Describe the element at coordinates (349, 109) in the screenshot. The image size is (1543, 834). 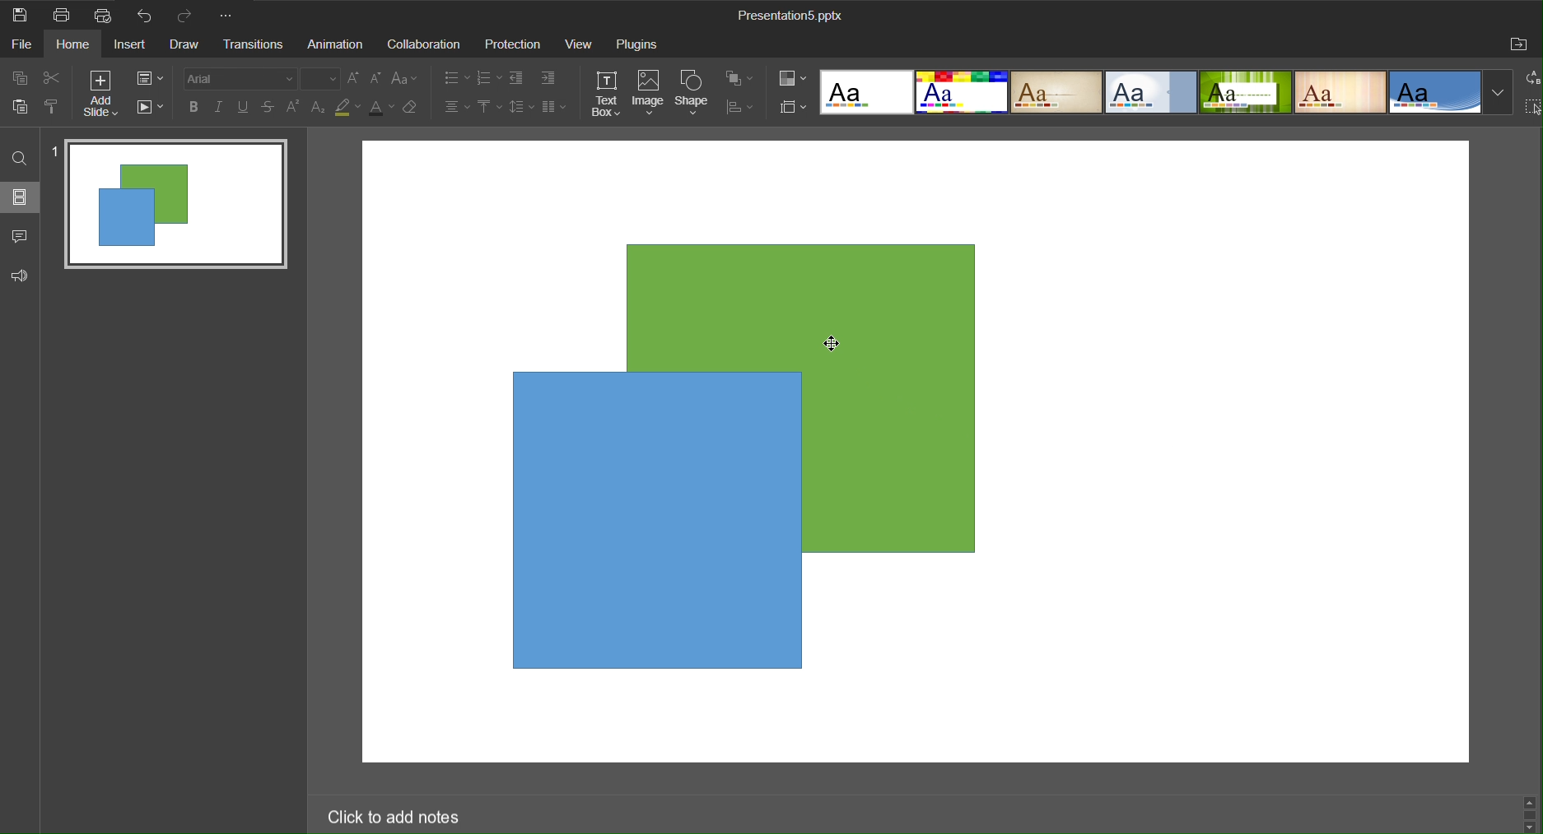
I see `Highlight` at that location.